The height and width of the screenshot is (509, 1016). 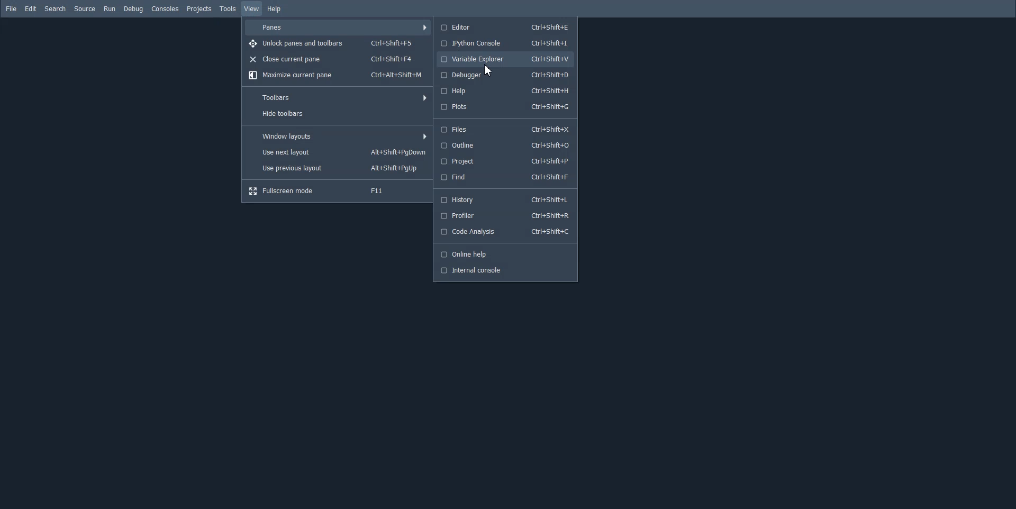 I want to click on File, so click(x=11, y=8).